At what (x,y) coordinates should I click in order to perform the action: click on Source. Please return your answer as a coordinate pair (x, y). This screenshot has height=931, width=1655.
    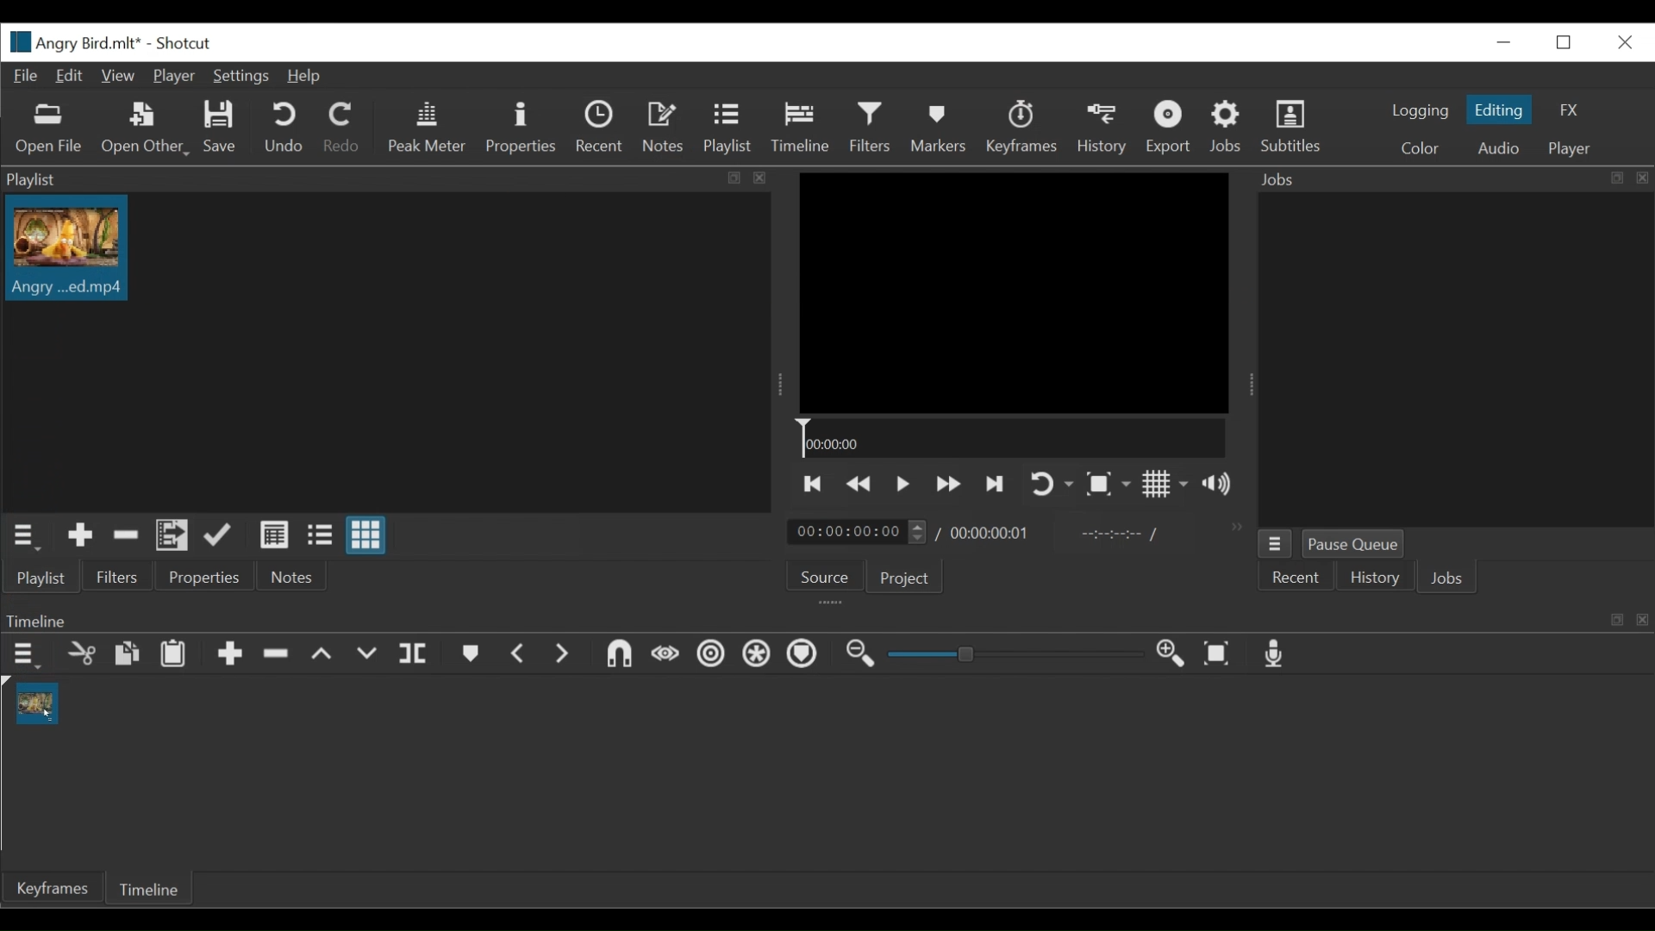
    Looking at the image, I should click on (825, 577).